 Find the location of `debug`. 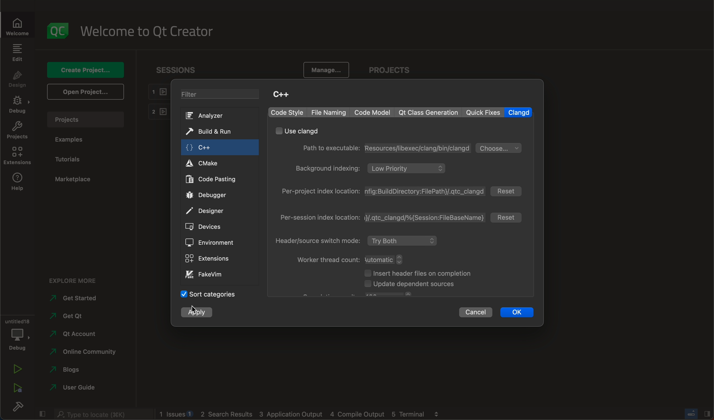

debug is located at coordinates (17, 333).